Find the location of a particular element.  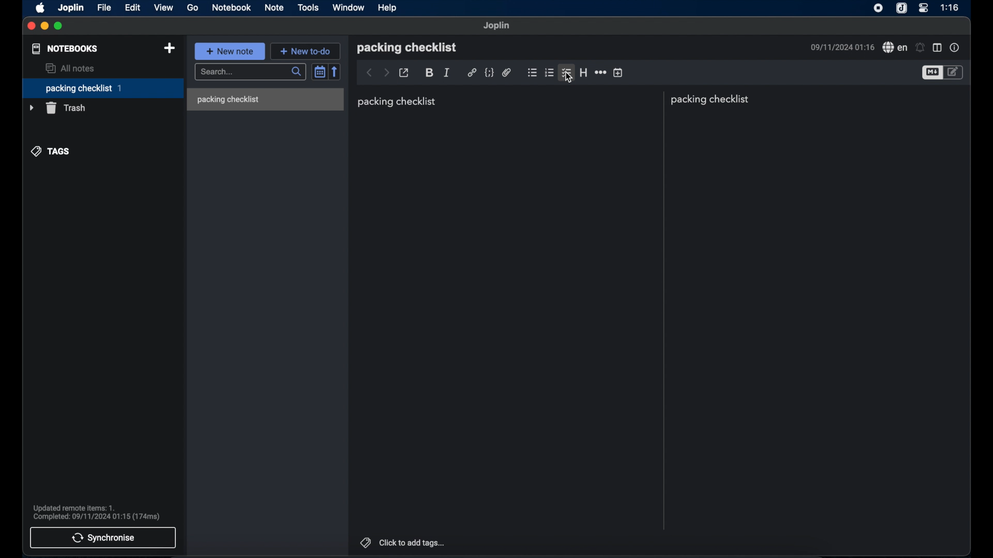

control center is located at coordinates (924, 8).